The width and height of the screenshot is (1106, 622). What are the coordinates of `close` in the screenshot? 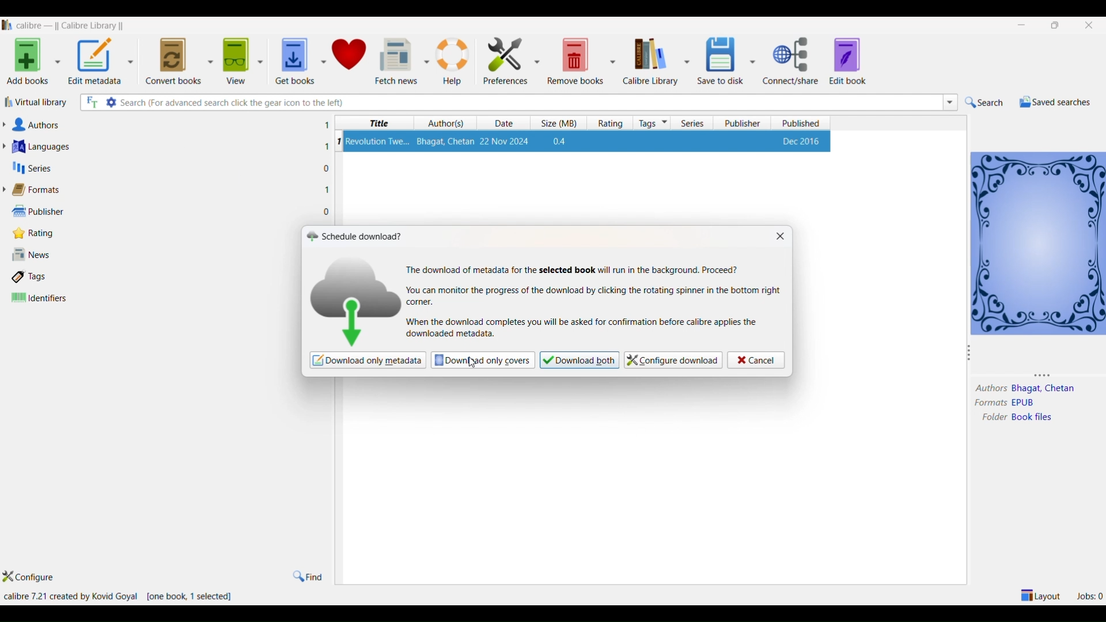 It's located at (779, 237).